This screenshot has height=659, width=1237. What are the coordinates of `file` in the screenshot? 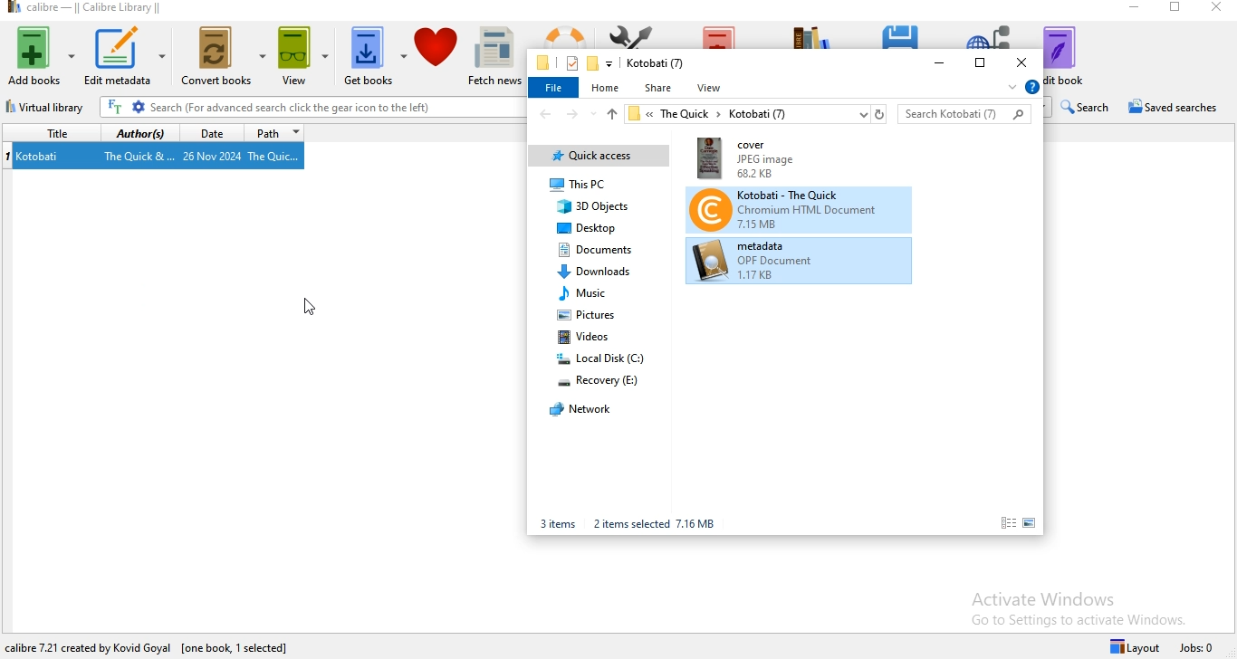 It's located at (555, 89).